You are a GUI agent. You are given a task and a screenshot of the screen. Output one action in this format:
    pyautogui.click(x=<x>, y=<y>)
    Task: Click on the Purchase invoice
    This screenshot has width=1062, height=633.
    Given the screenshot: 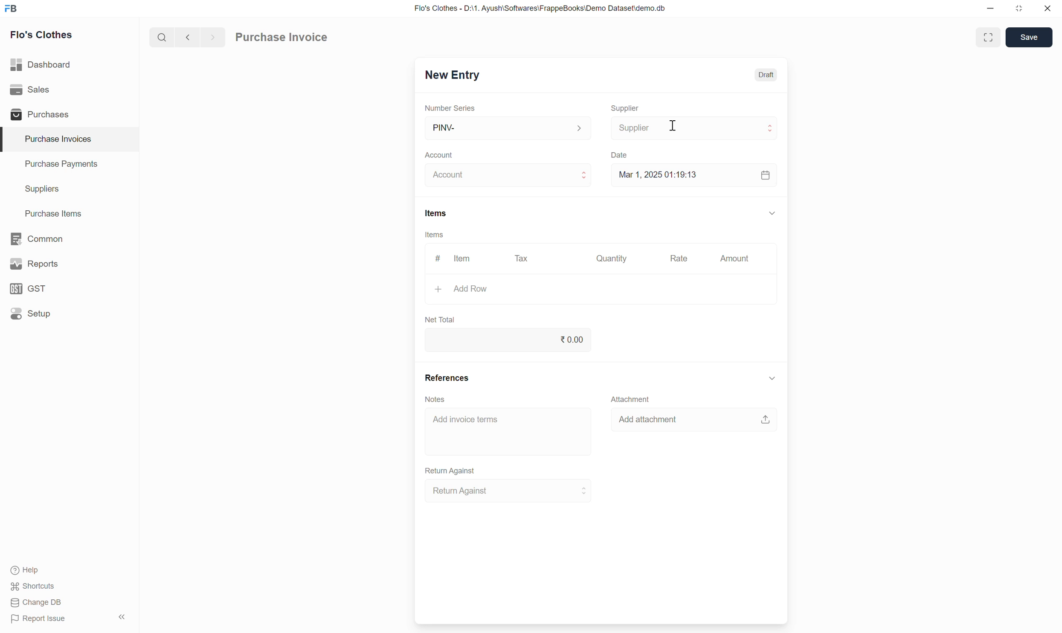 What is the action you would take?
    pyautogui.click(x=293, y=36)
    